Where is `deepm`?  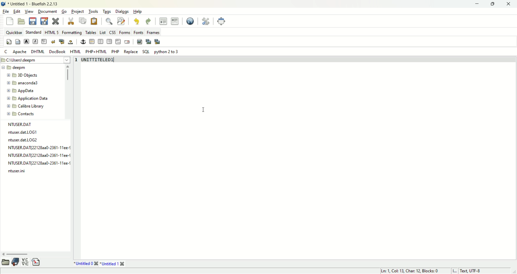 deepm is located at coordinates (16, 67).